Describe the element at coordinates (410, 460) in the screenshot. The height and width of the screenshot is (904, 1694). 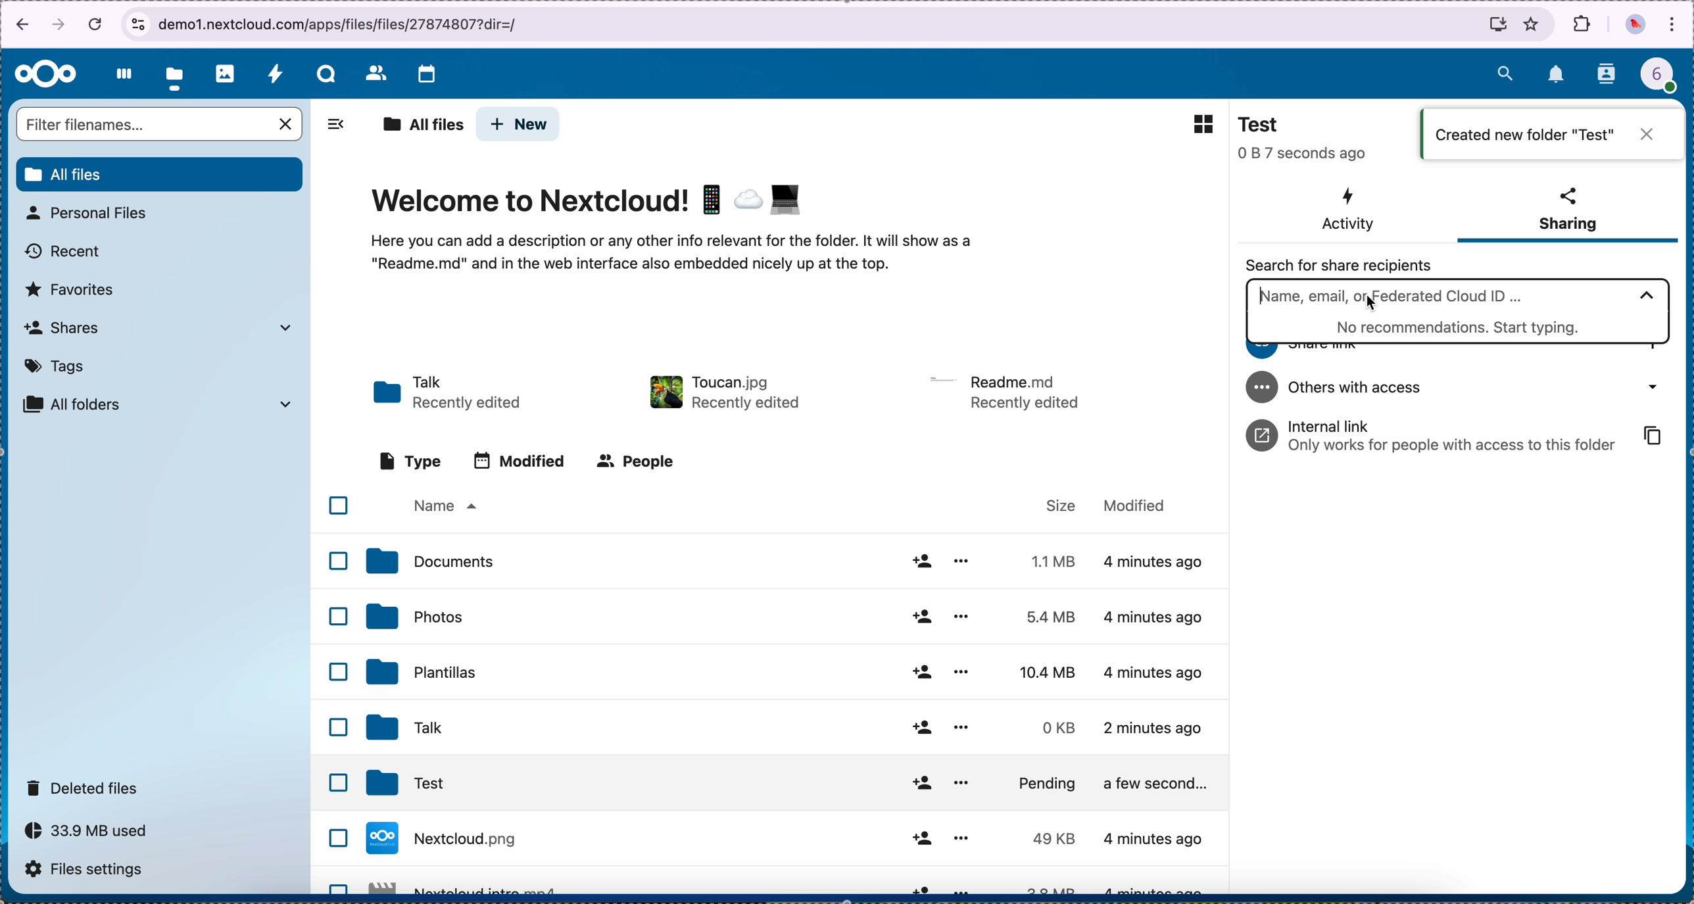
I see `type` at that location.